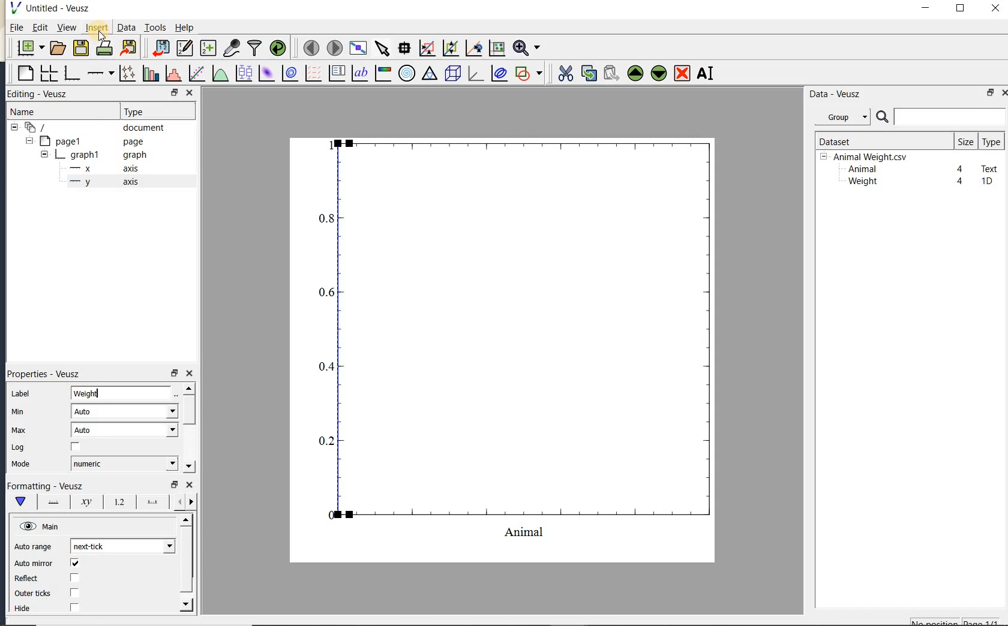 The width and height of the screenshot is (1008, 626). I want to click on select items from the graph or scroll, so click(383, 49).